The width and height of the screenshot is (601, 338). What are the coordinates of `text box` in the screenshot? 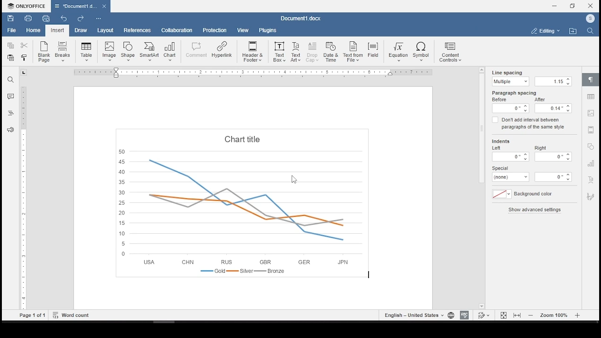 It's located at (279, 51).